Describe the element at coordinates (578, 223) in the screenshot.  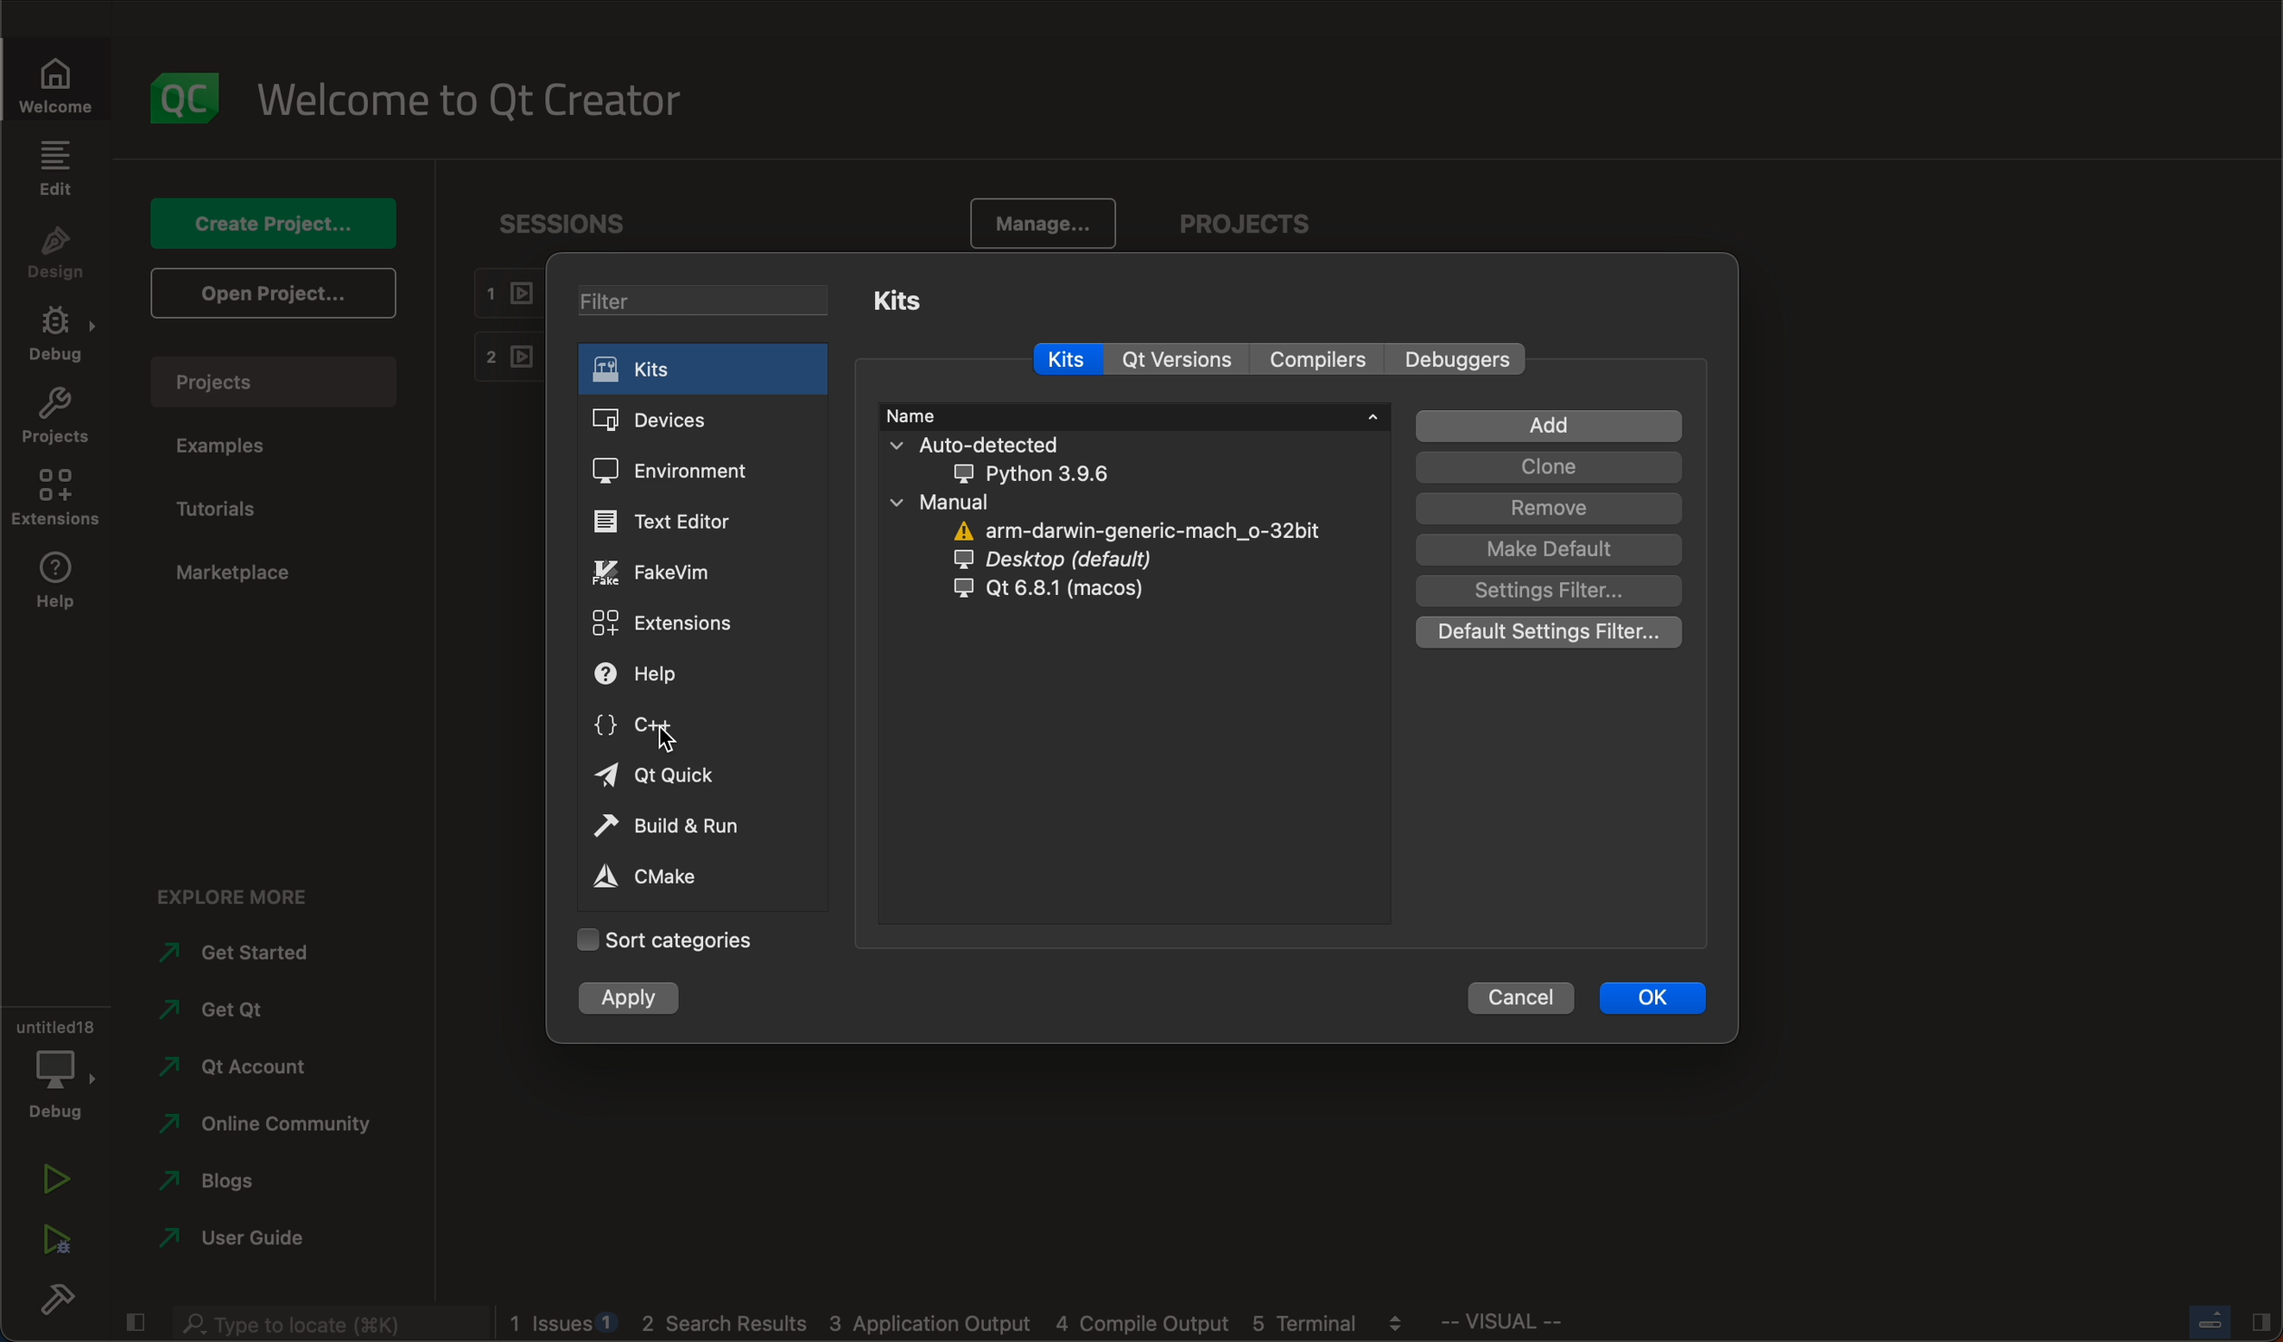
I see `sessions` at that location.